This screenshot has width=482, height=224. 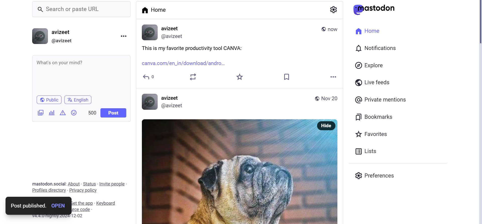 I want to click on favorite, so click(x=240, y=77).